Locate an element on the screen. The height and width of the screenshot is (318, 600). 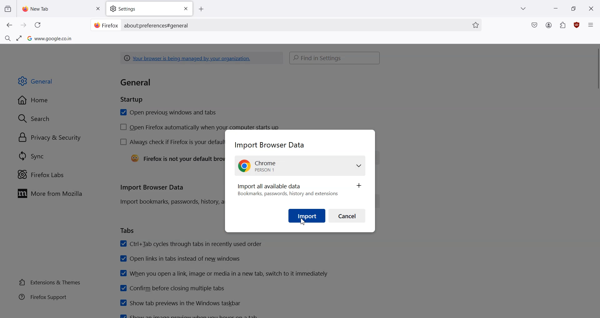
Close is located at coordinates (592, 8).